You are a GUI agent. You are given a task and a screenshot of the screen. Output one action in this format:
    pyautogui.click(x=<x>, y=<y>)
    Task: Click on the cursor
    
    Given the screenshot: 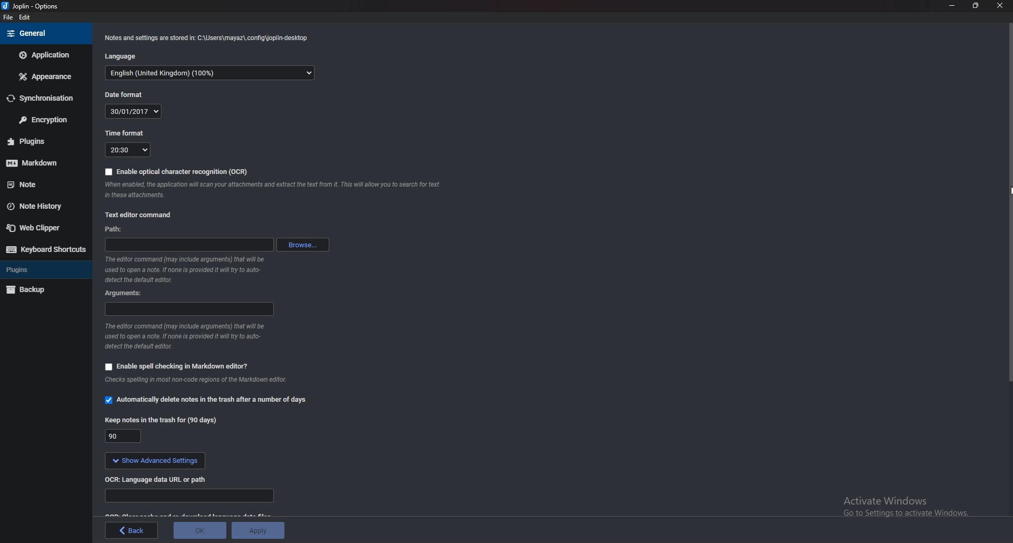 What is the action you would take?
    pyautogui.click(x=1007, y=192)
    